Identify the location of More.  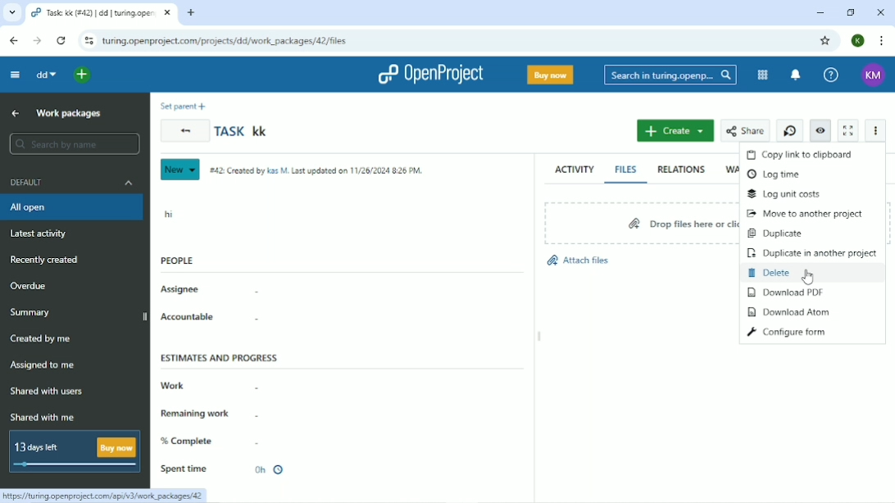
(878, 132).